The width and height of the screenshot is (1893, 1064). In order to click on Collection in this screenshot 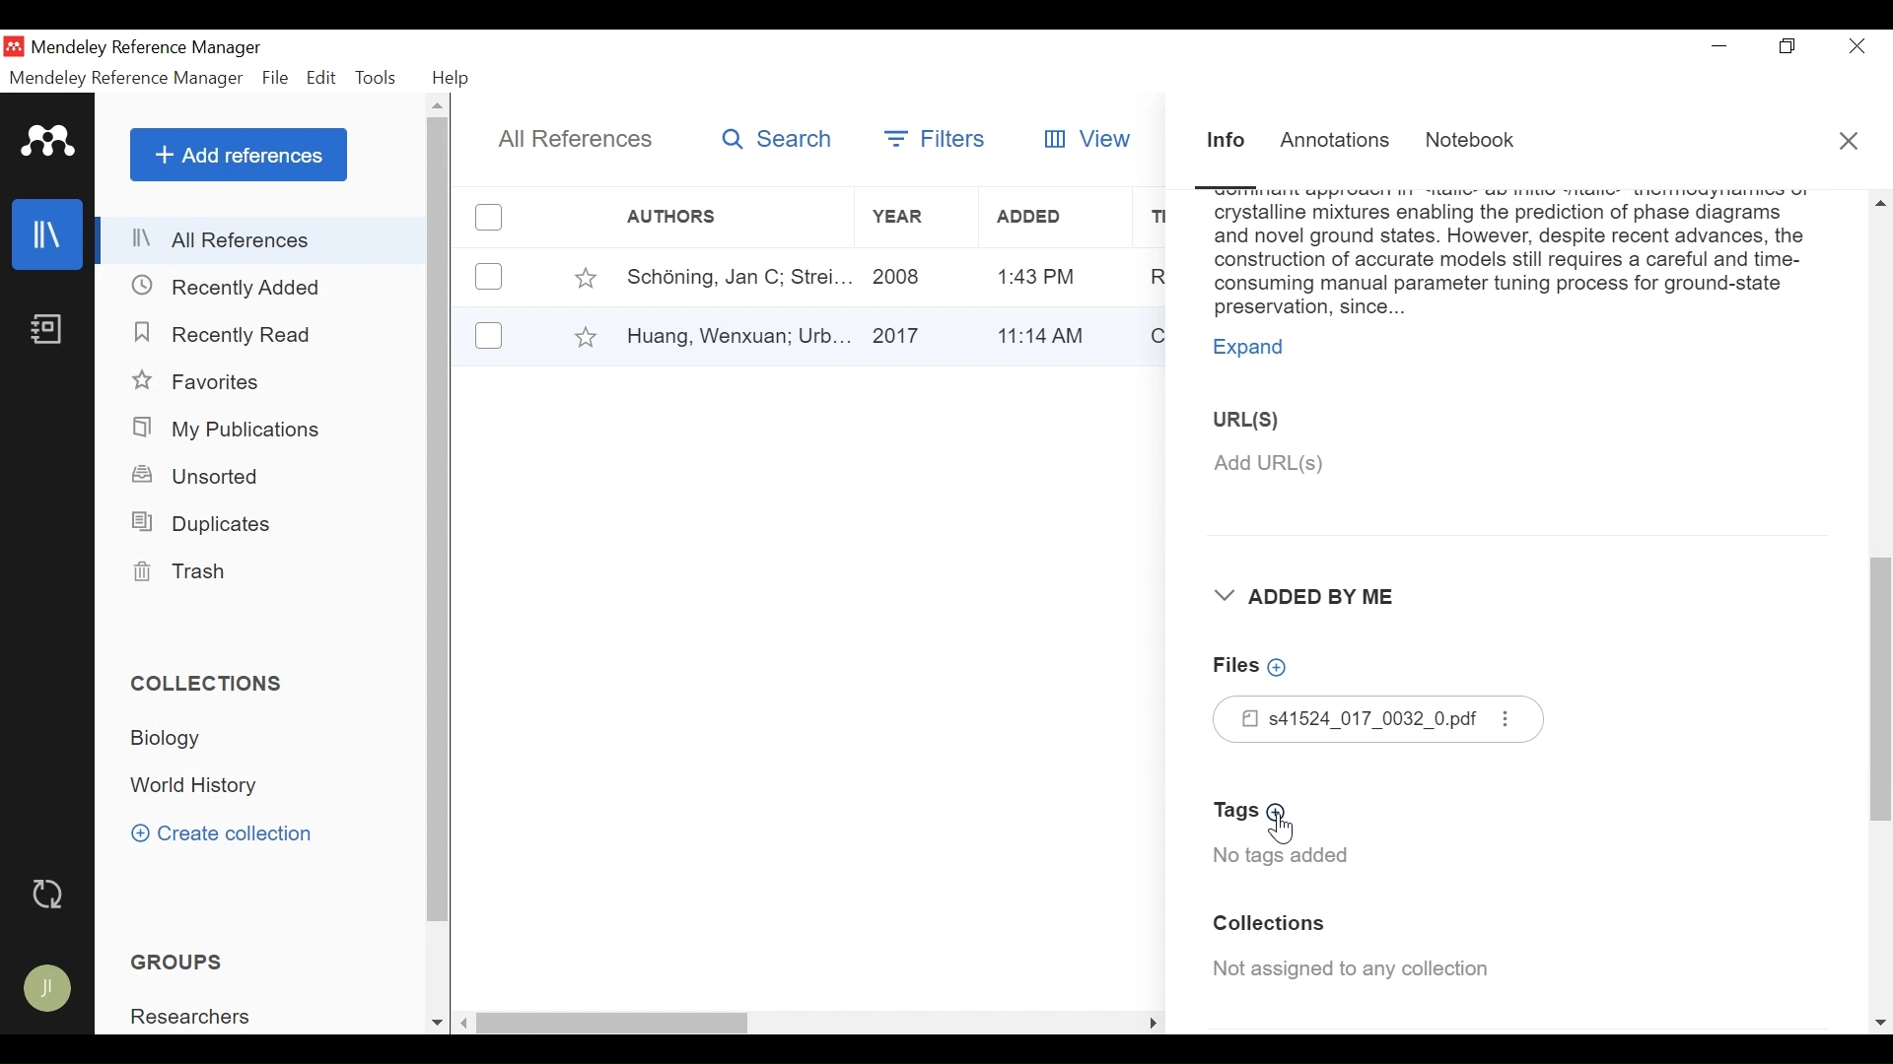, I will do `click(197, 787)`.